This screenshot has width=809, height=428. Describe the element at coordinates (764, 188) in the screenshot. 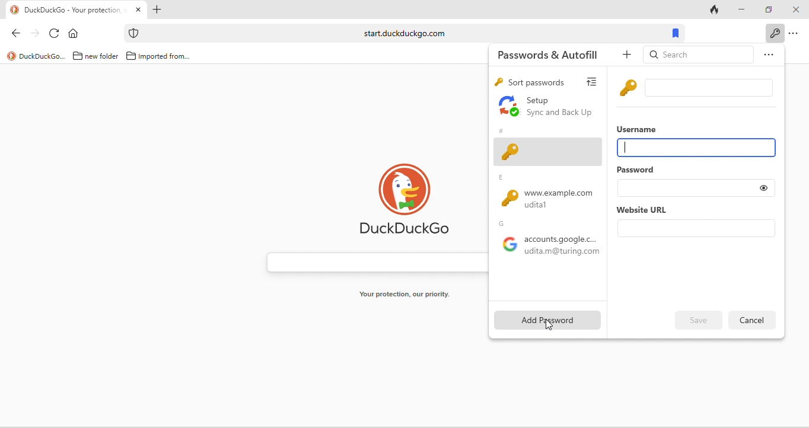

I see `toggle show or hide password` at that location.